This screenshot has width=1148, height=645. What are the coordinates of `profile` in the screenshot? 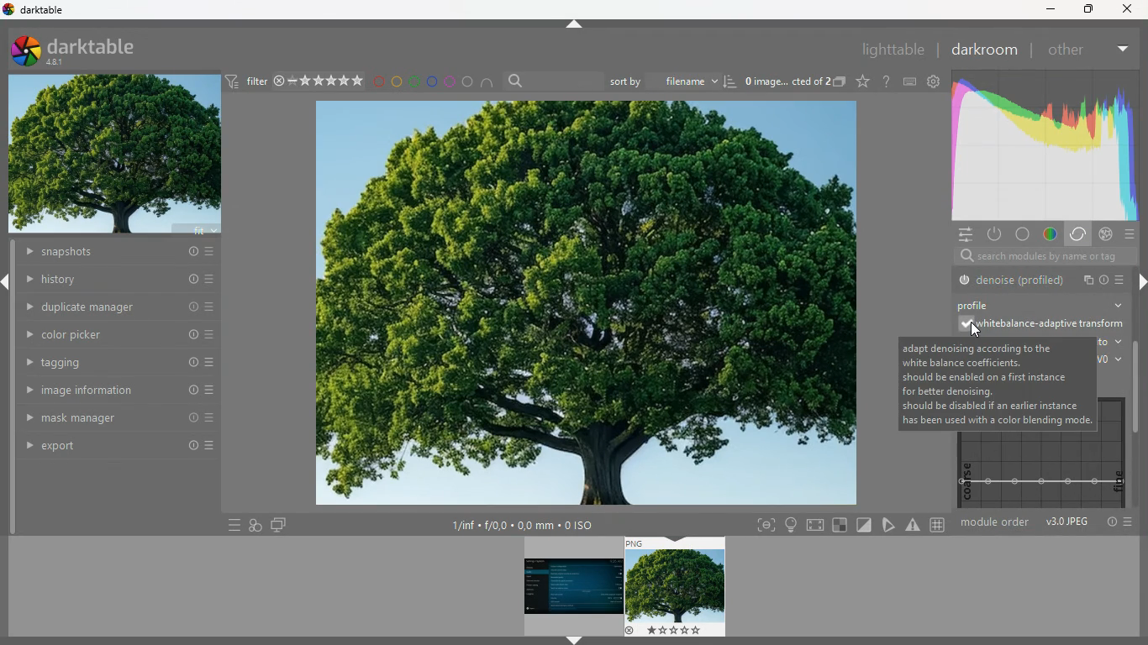 It's located at (987, 305).